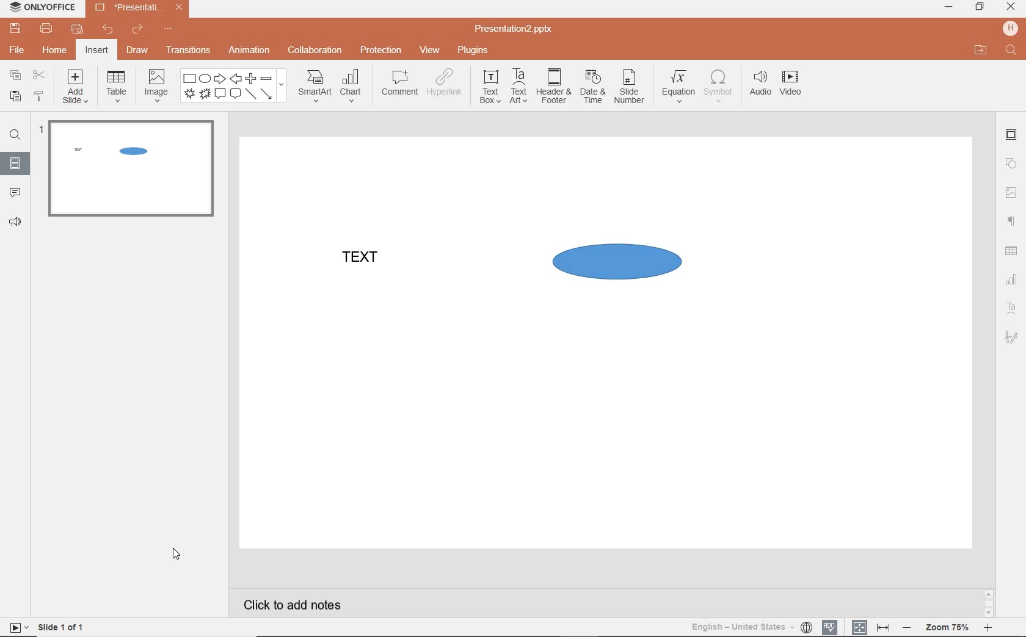 The image size is (1026, 637). Describe the element at coordinates (39, 76) in the screenshot. I see `cut` at that location.